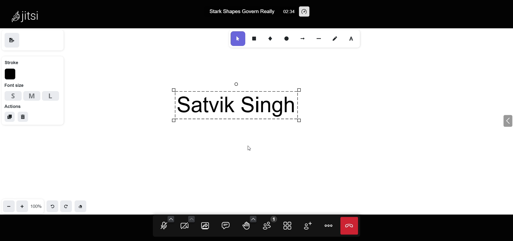 The width and height of the screenshot is (513, 241). Describe the element at coordinates (246, 227) in the screenshot. I see `raise hand` at that location.